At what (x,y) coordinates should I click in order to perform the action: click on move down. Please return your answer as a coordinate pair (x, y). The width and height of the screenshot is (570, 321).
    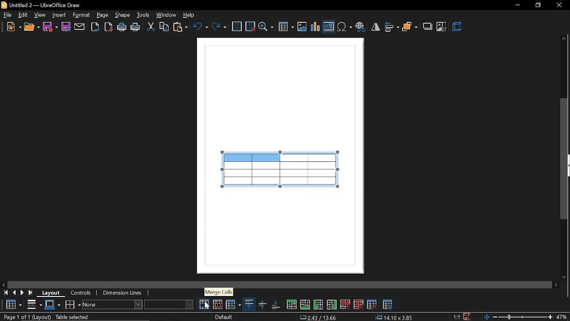
    Looking at the image, I should click on (563, 276).